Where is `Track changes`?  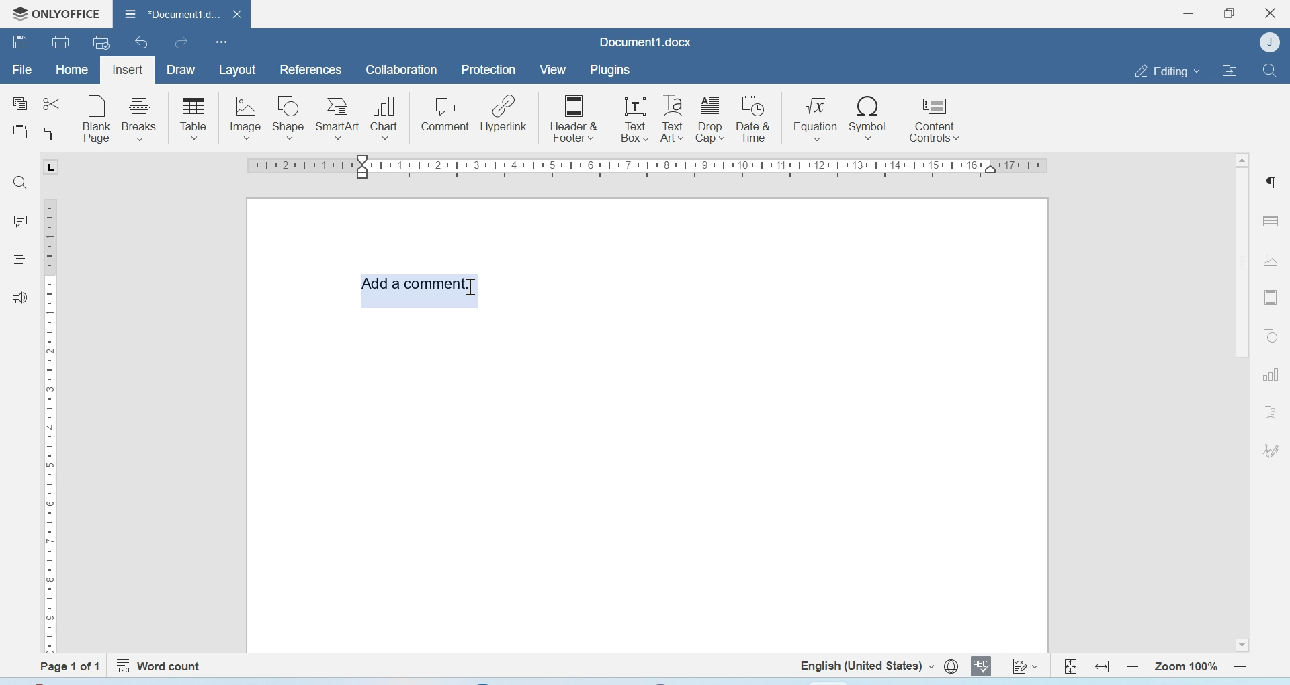 Track changes is located at coordinates (1024, 666).